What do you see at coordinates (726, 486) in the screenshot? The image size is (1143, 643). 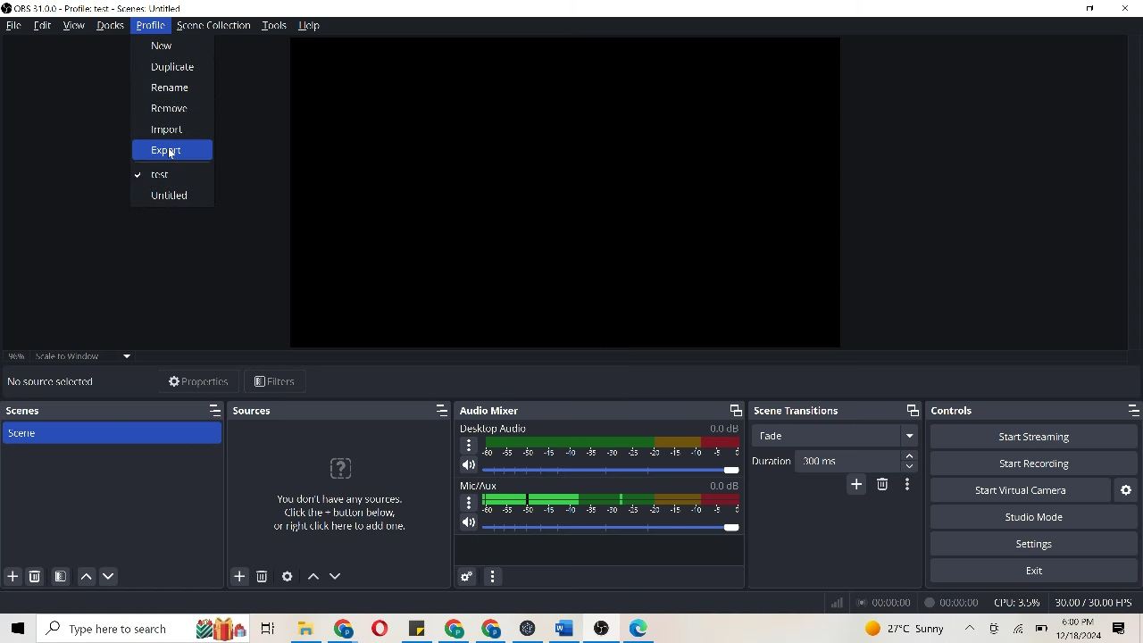 I see `0.0 dB` at bounding box center [726, 486].